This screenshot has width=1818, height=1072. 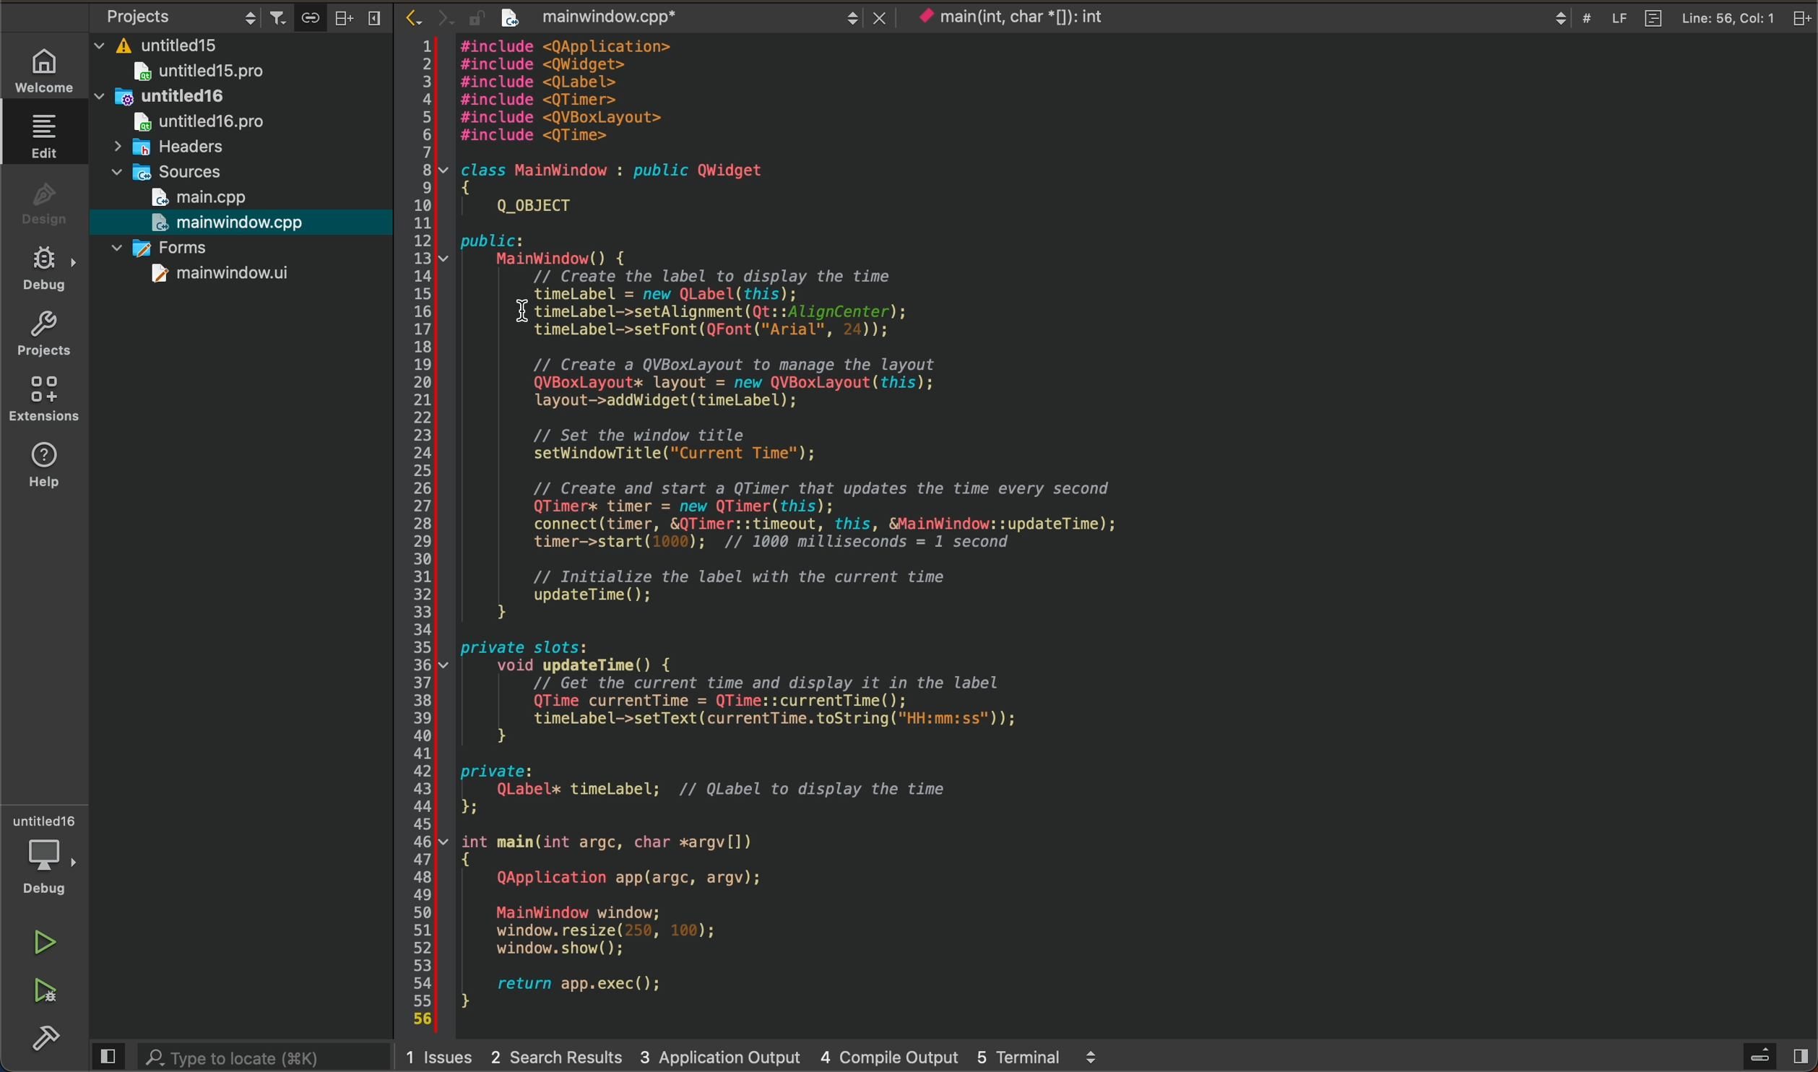 I want to click on Line: 15, Col: 1, so click(x=1715, y=18).